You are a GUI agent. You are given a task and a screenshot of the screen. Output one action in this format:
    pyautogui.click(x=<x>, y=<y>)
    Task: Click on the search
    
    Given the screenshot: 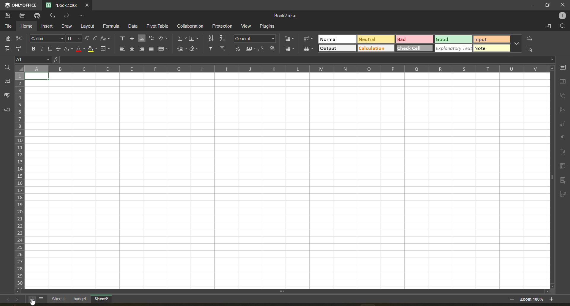 What is the action you would take?
    pyautogui.click(x=7, y=67)
    